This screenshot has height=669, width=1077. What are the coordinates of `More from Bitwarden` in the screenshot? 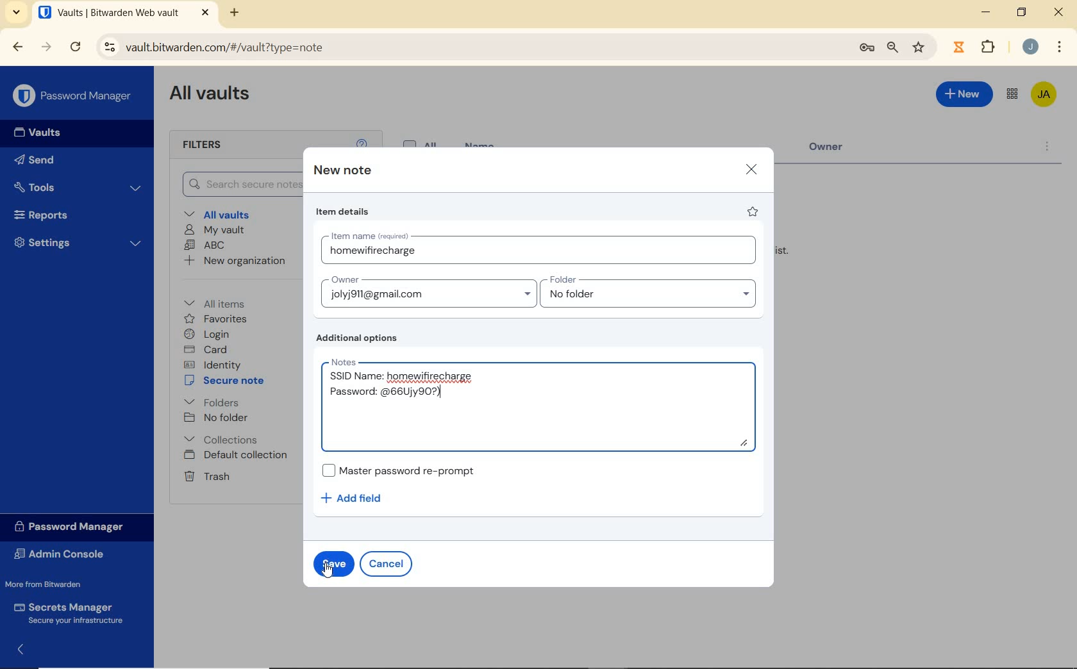 It's located at (52, 584).